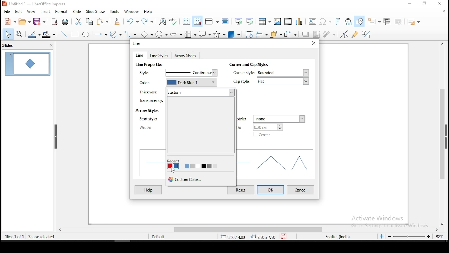  What do you see at coordinates (306, 34) in the screenshot?
I see `shadow` at bounding box center [306, 34].